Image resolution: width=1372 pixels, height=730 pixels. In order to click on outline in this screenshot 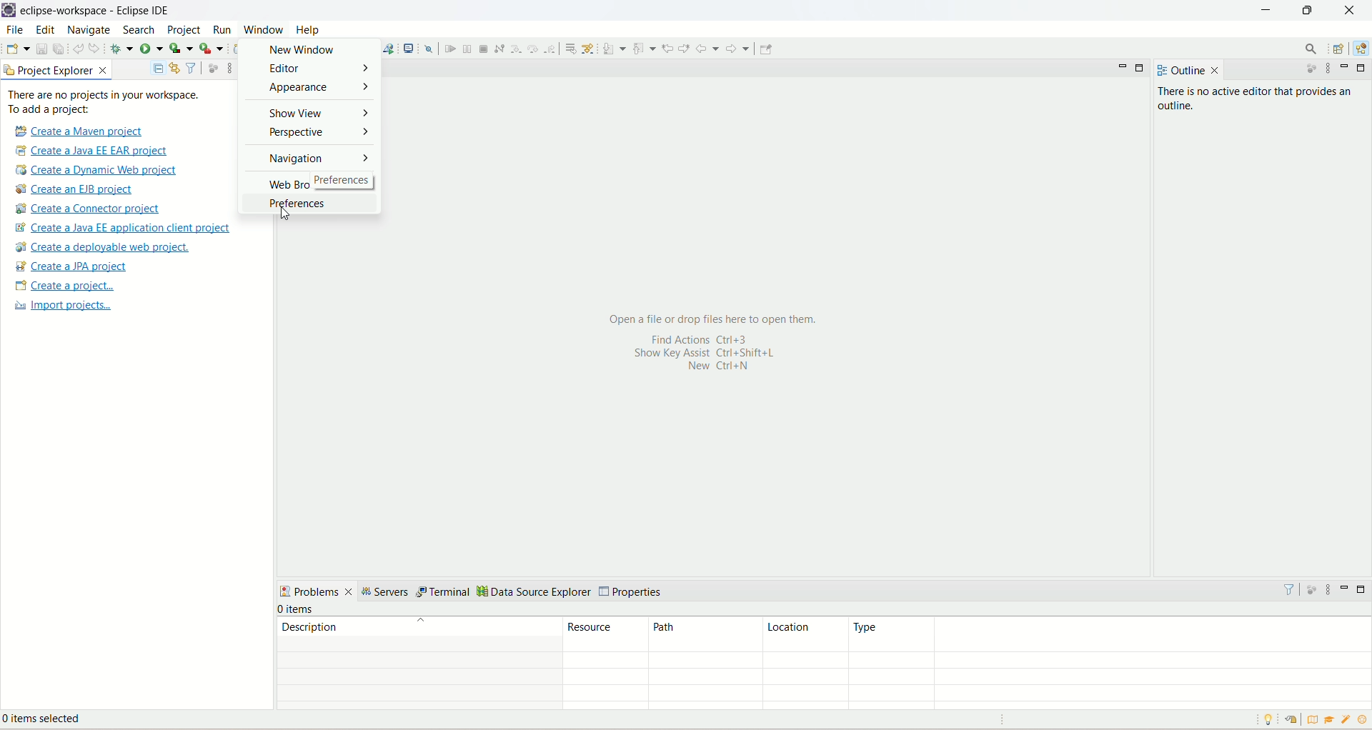, I will do `click(1178, 71)`.